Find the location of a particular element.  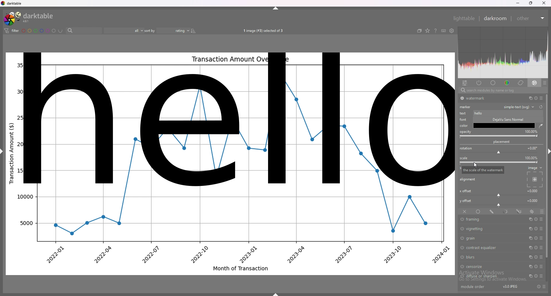

multiple instances action is located at coordinates (529, 266).